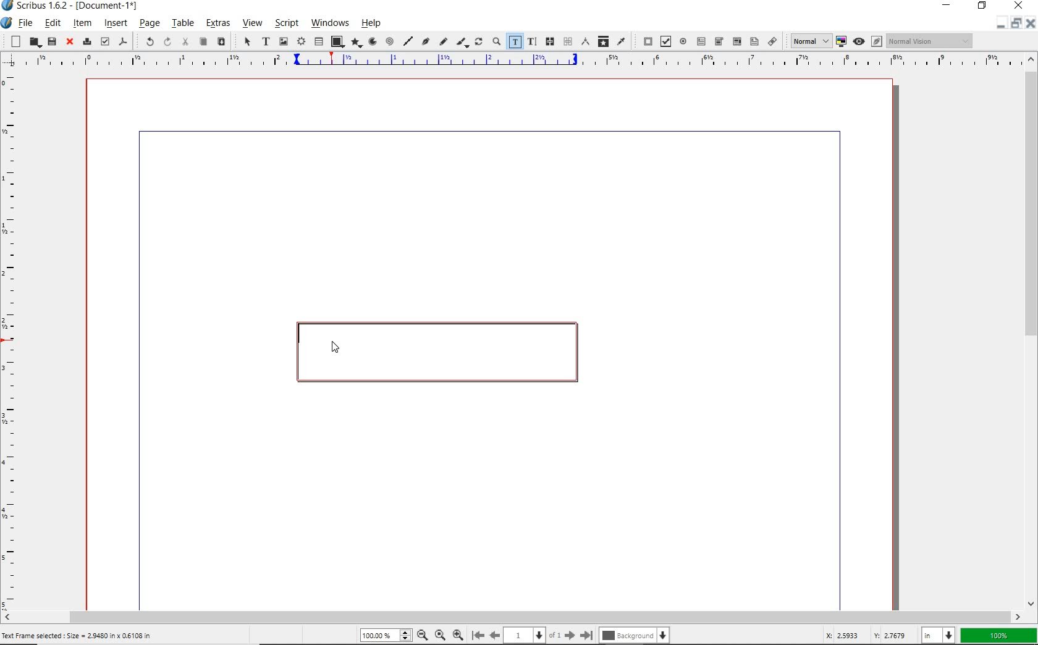 This screenshot has height=645, width=1038. What do you see at coordinates (892, 635) in the screenshot?
I see `Y: 2.7679` at bounding box center [892, 635].